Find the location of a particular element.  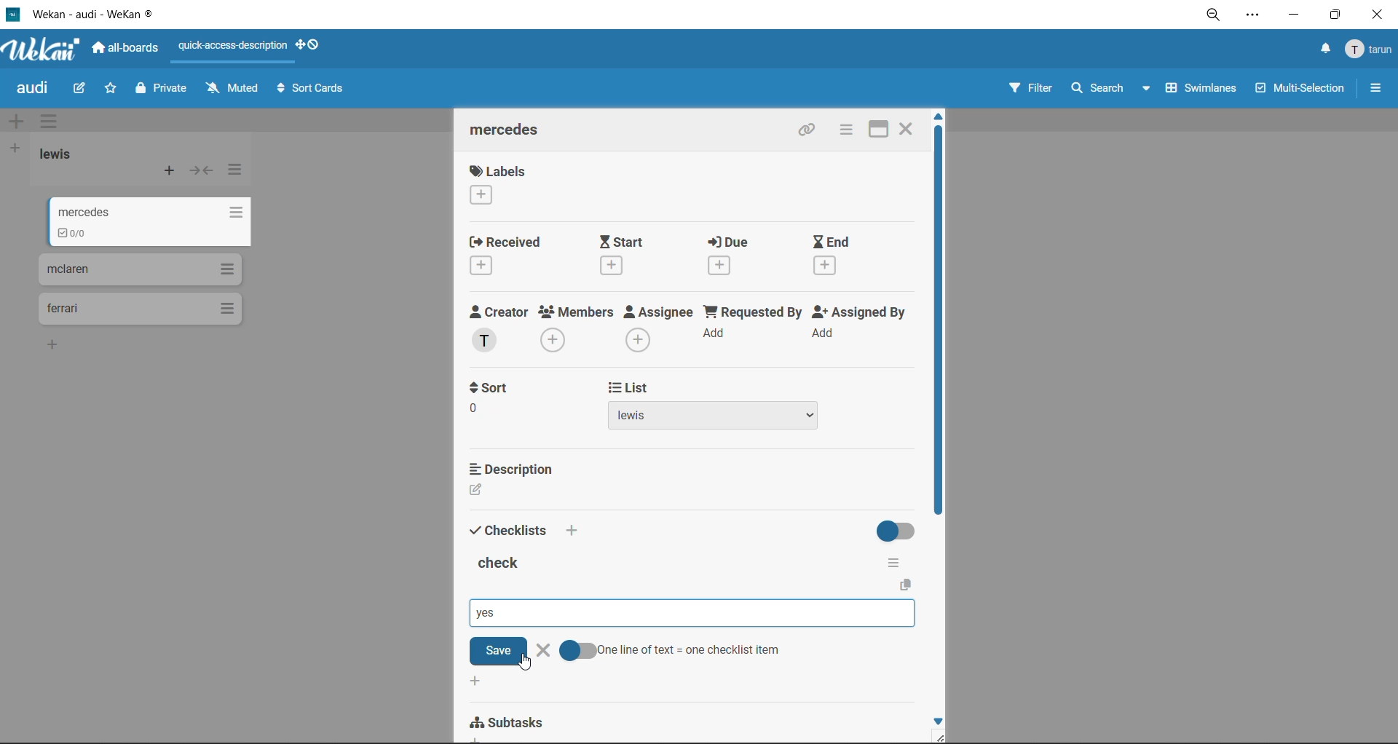

creator is located at coordinates (499, 329).